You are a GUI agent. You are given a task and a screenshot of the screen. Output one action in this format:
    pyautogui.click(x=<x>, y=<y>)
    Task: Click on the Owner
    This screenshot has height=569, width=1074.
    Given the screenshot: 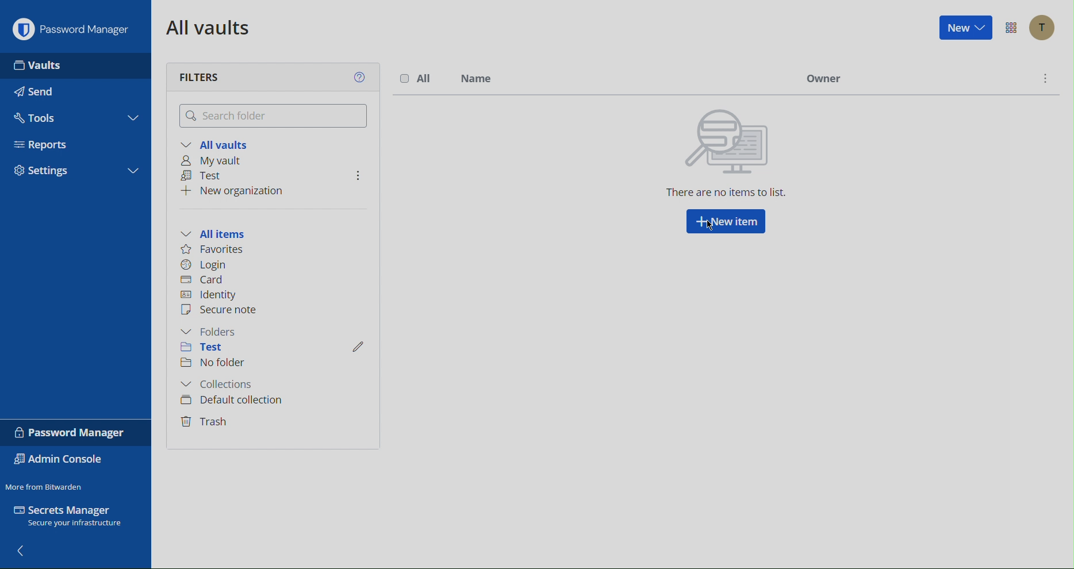 What is the action you would take?
    pyautogui.click(x=824, y=78)
    